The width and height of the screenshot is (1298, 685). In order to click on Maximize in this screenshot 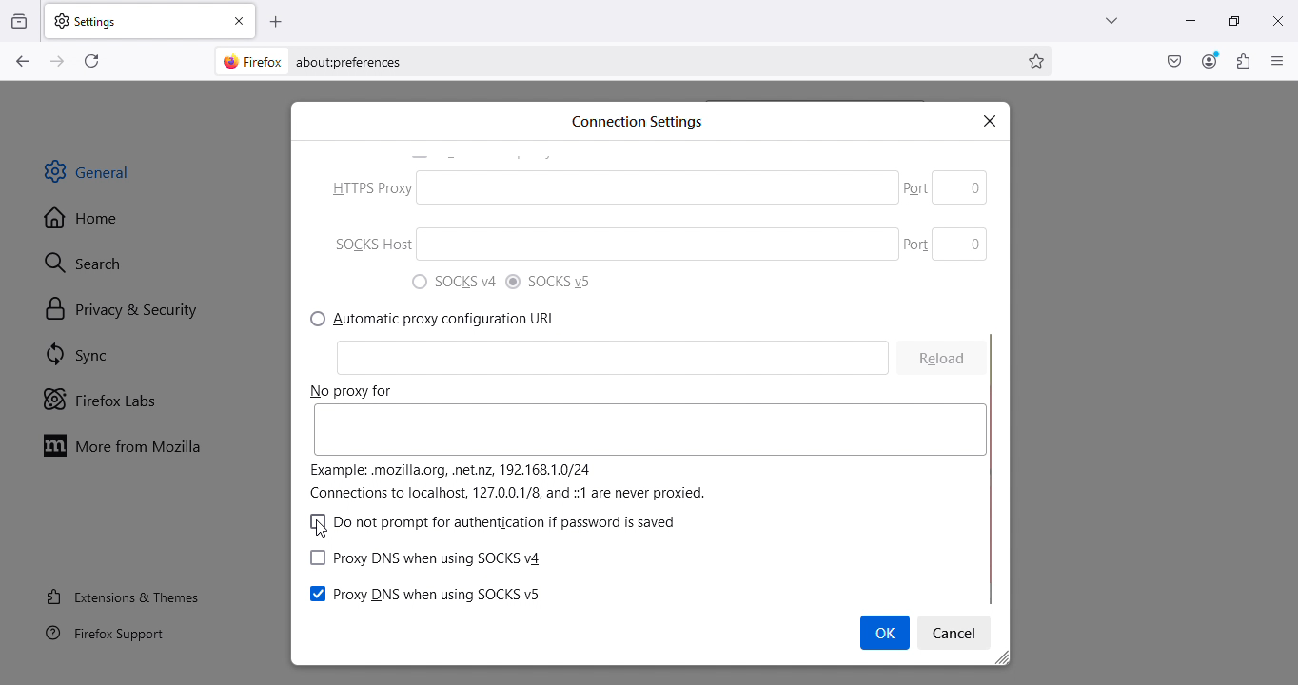, I will do `click(1231, 19)`.